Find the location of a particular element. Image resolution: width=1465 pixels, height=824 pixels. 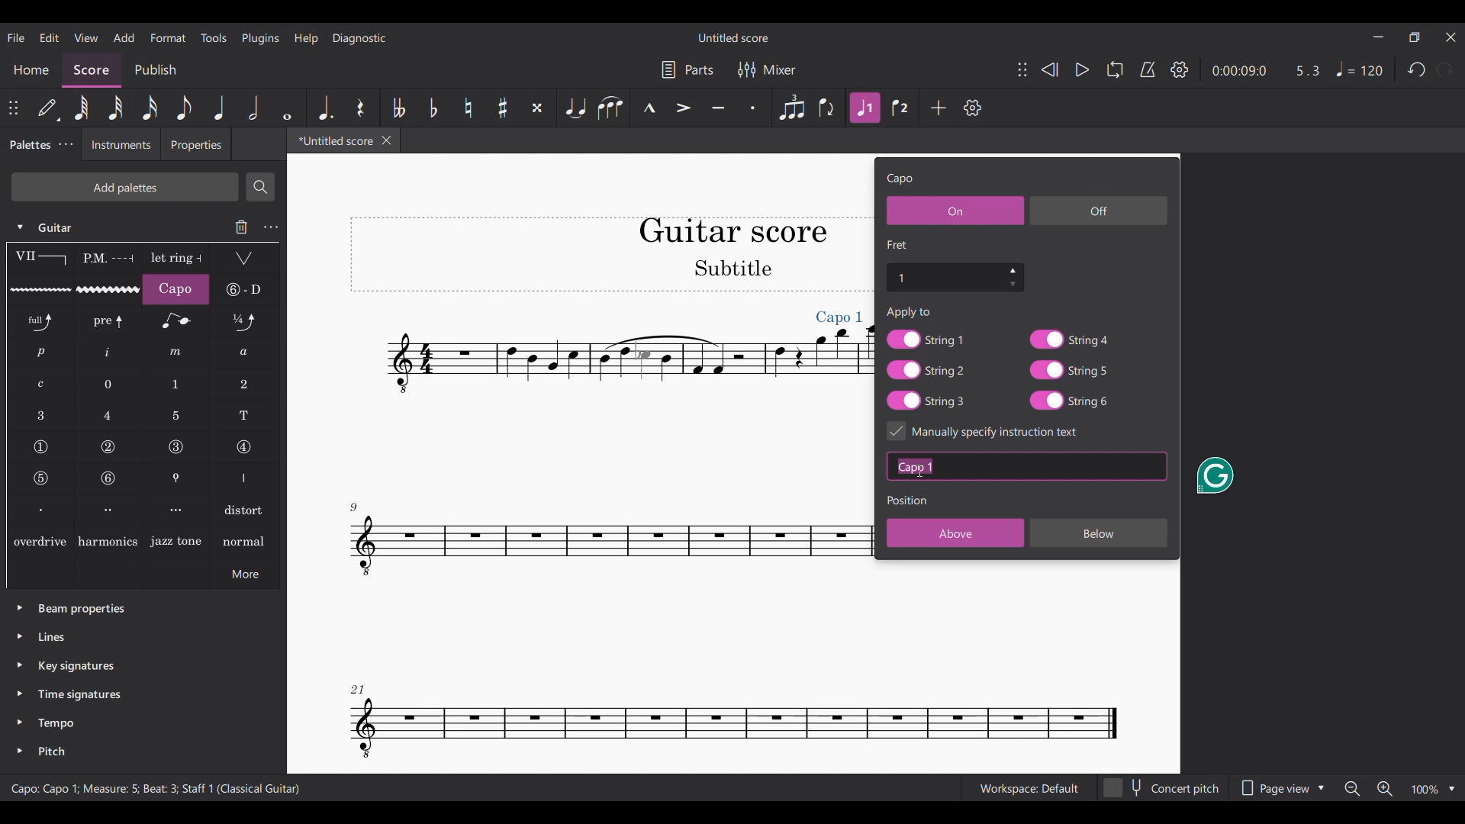

overdrive is located at coordinates (40, 540).